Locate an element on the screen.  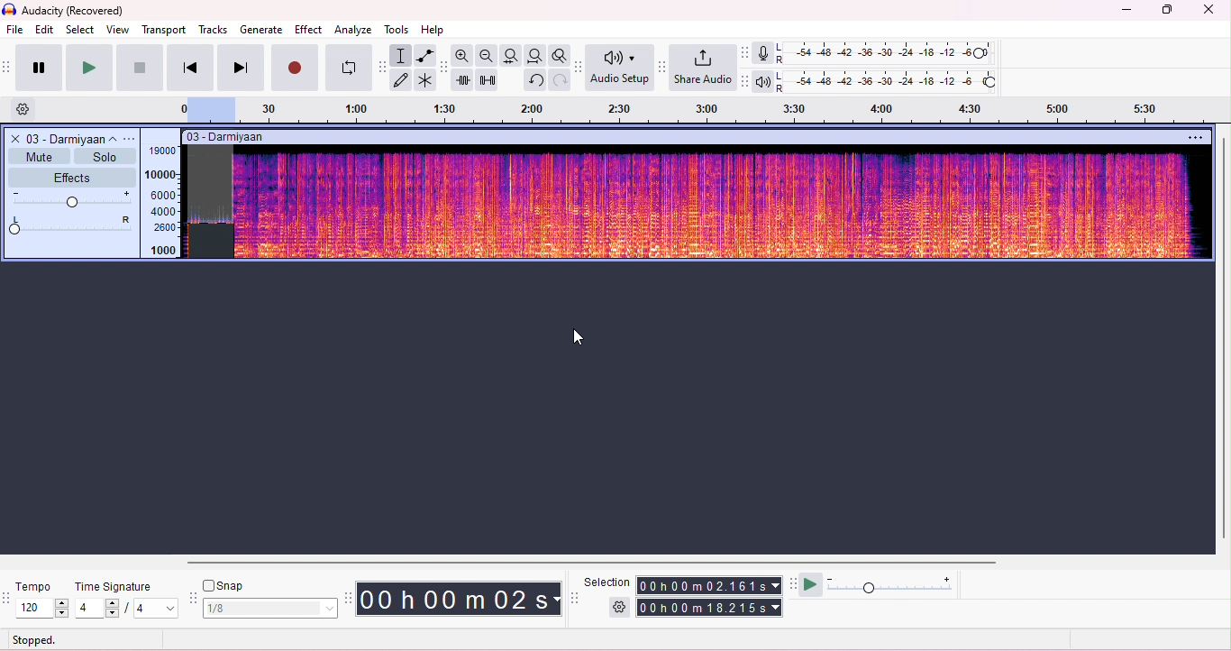
time tool bar is located at coordinates (351, 598).